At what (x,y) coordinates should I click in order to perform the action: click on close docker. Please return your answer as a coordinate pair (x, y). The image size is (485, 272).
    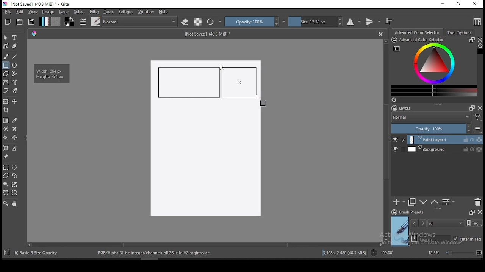
    Looking at the image, I should click on (480, 40).